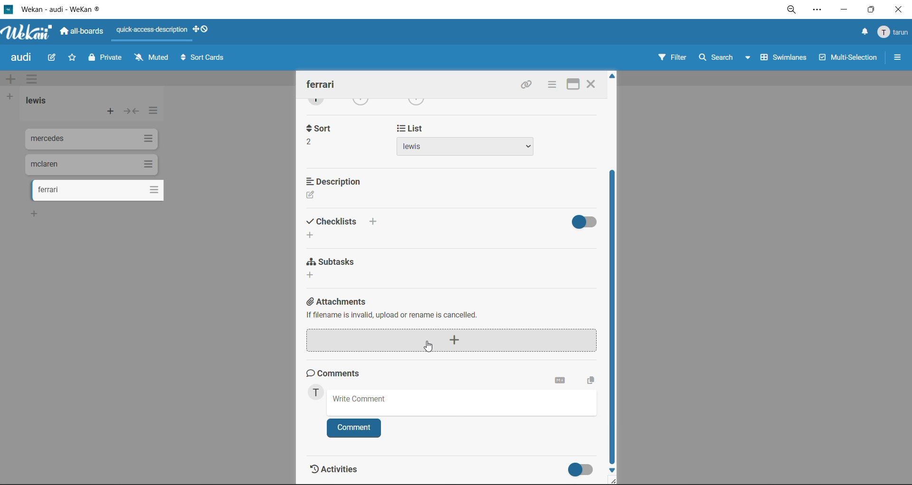  Describe the element at coordinates (19, 57) in the screenshot. I see `board title` at that location.